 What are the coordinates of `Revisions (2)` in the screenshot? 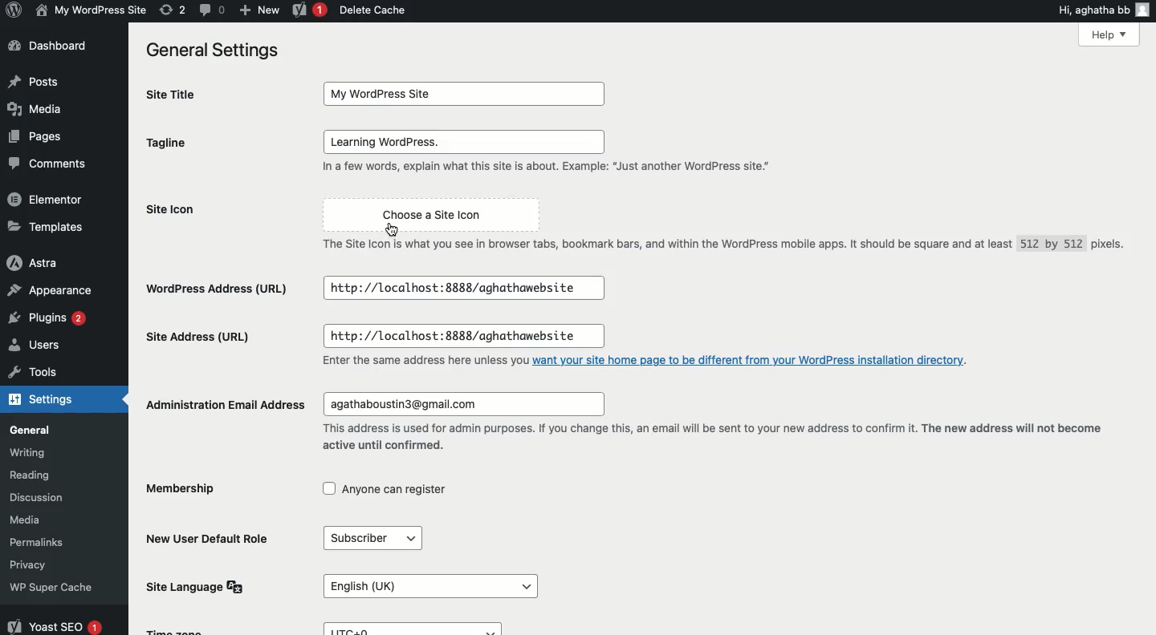 It's located at (173, 10).